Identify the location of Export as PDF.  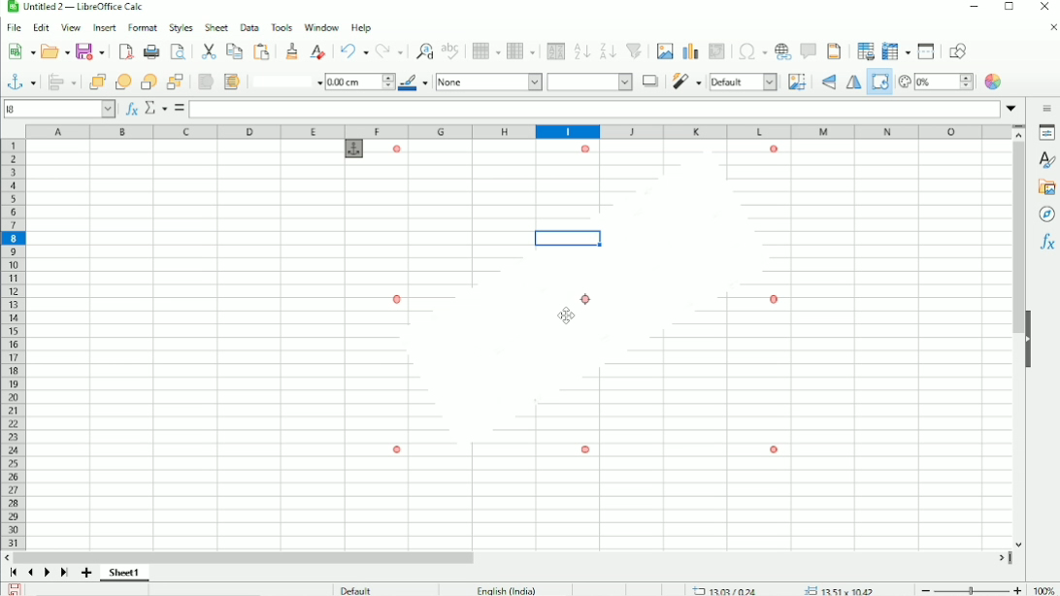
(125, 51).